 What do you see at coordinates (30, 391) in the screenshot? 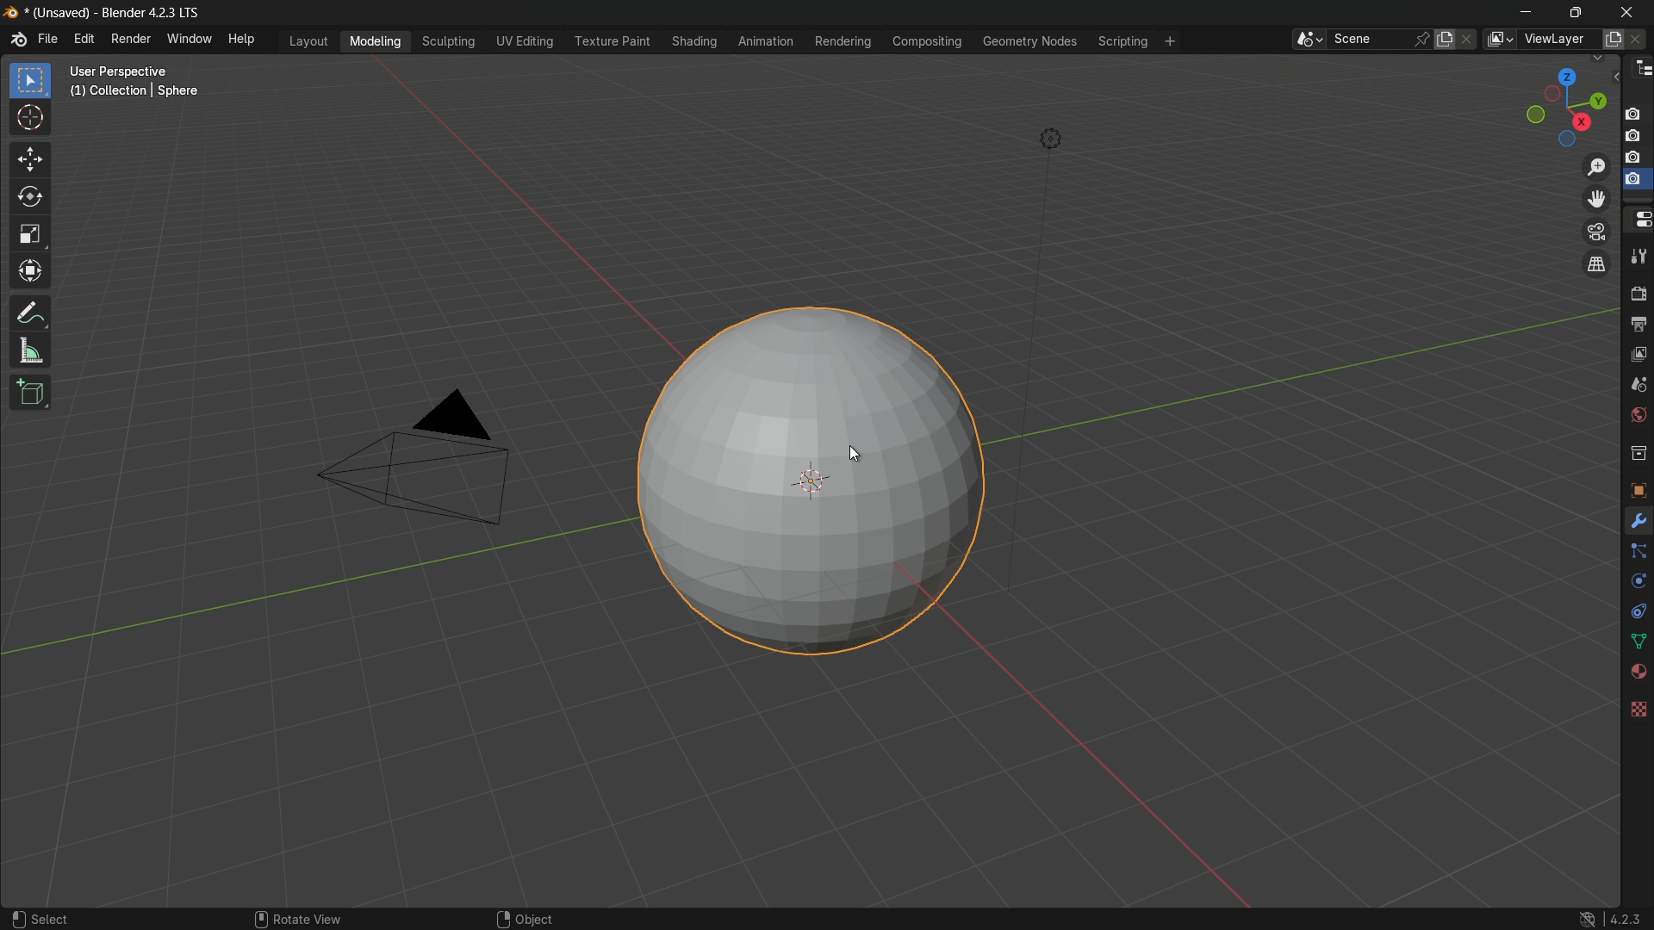
I see `add cube` at bounding box center [30, 391].